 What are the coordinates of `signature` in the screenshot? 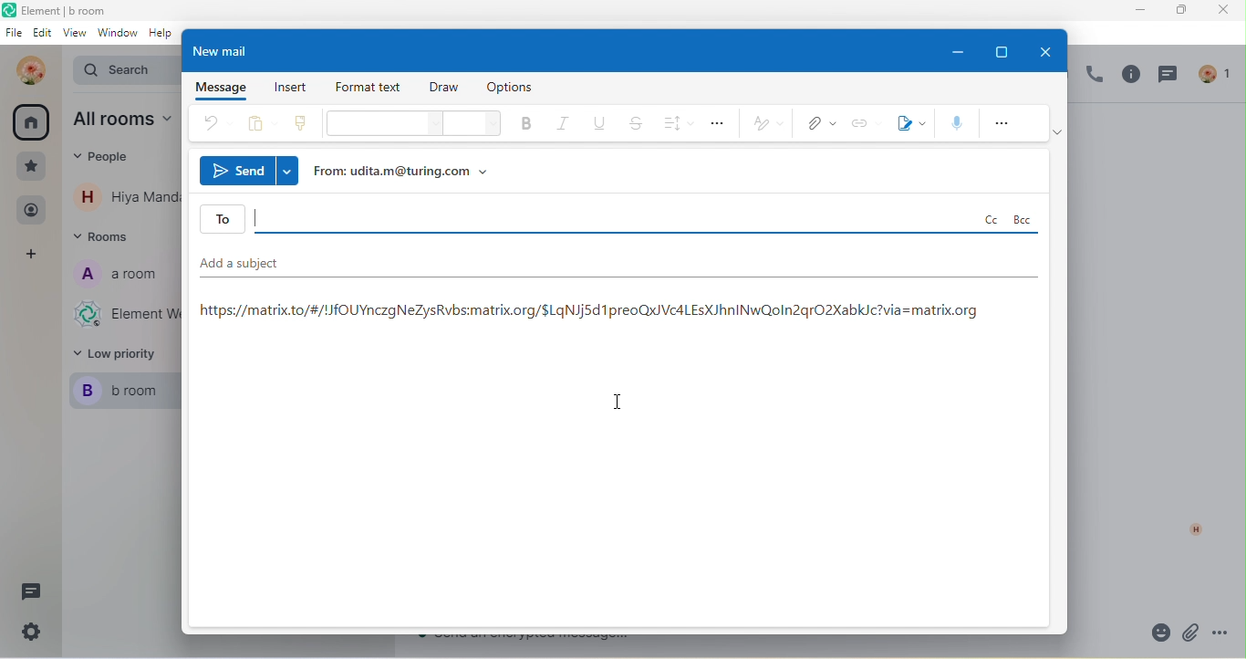 It's located at (909, 124).